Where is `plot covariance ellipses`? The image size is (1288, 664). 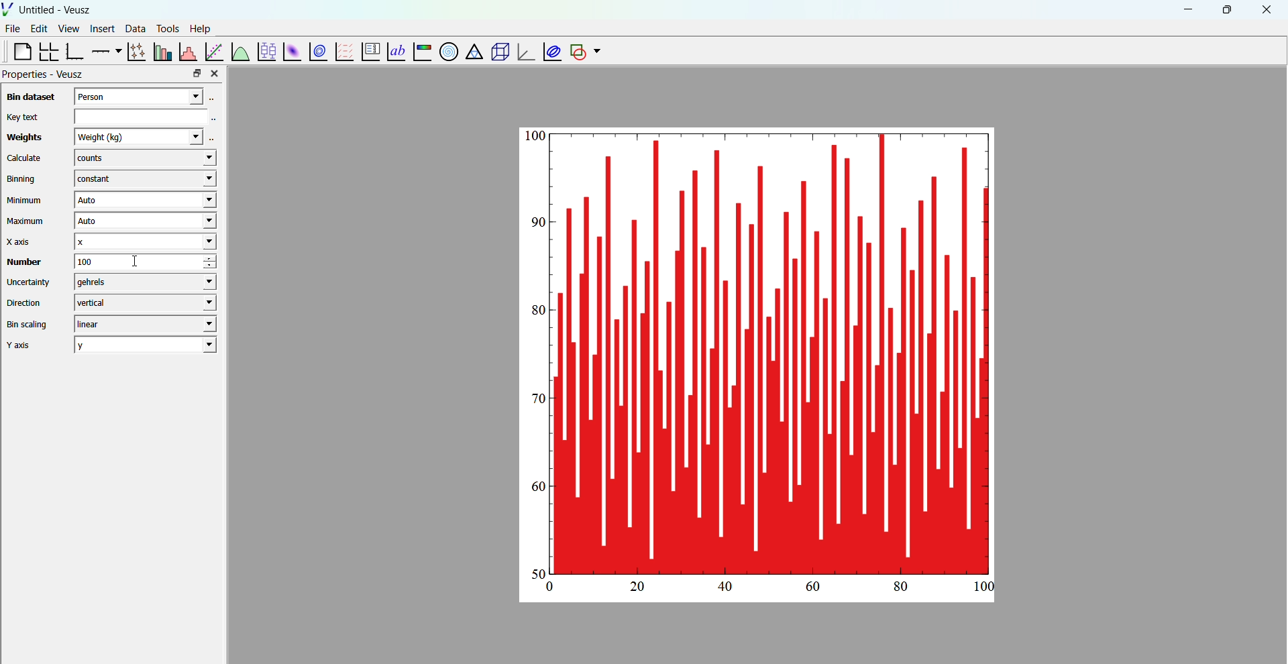 plot covariance ellipses is located at coordinates (550, 51).